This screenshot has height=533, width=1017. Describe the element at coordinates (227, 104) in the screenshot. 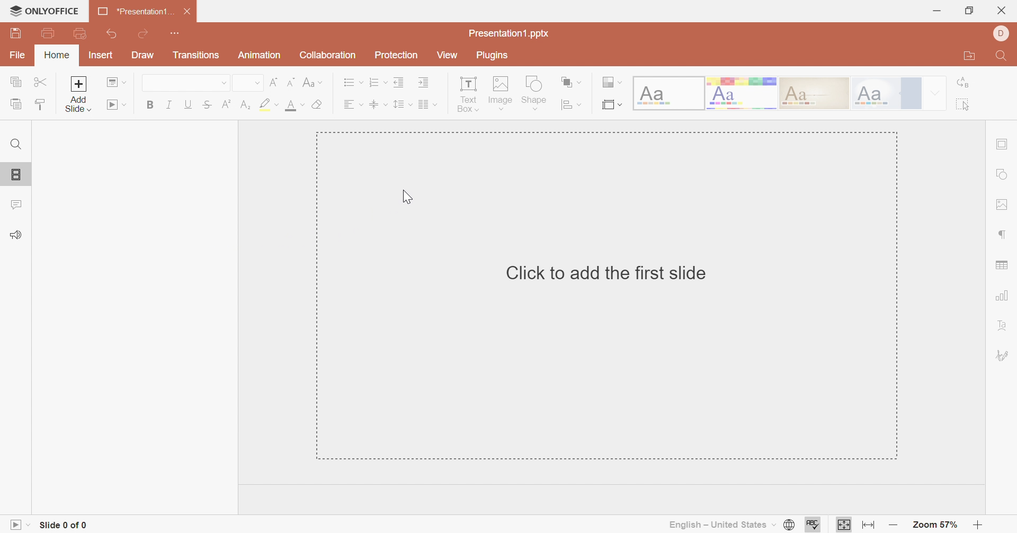

I see `Superscript` at that location.